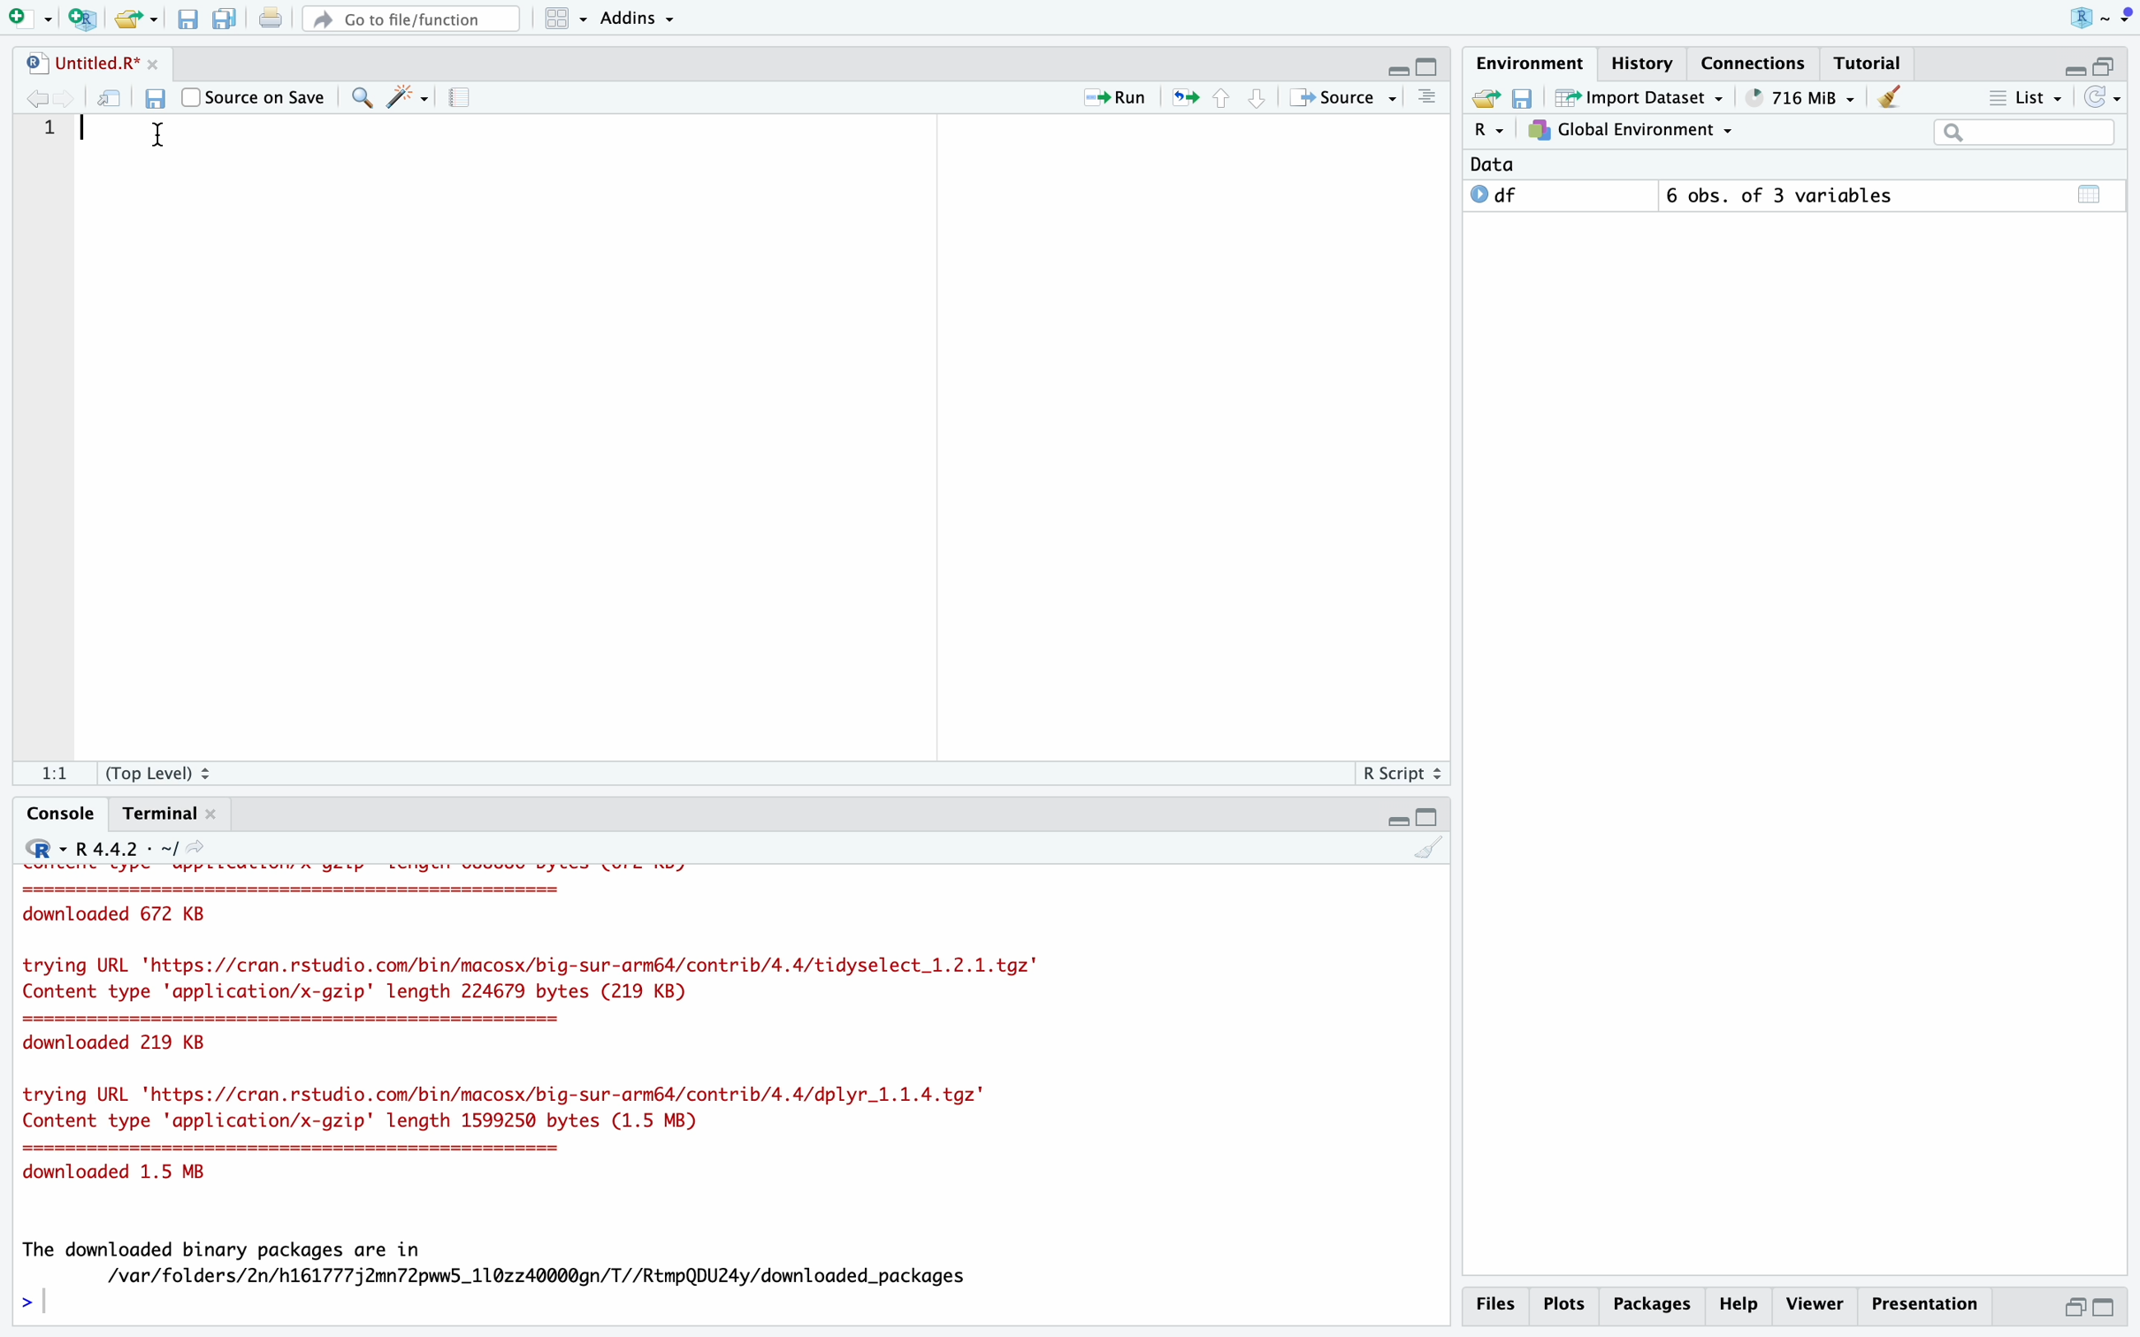 Image resolution: width=2140 pixels, height=1337 pixels. I want to click on Save, so click(1528, 96).